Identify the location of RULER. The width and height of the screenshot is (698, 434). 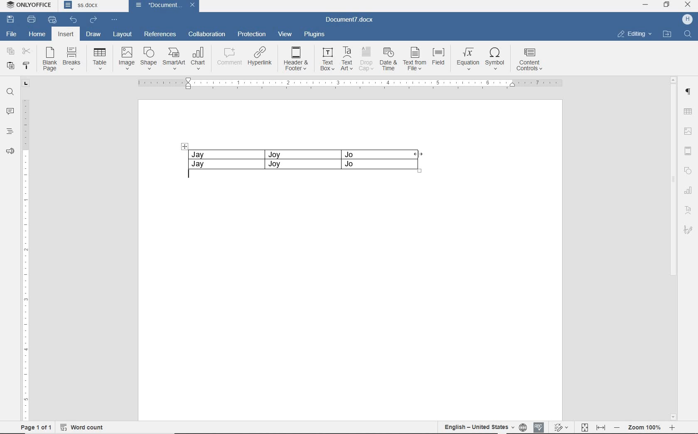
(25, 261).